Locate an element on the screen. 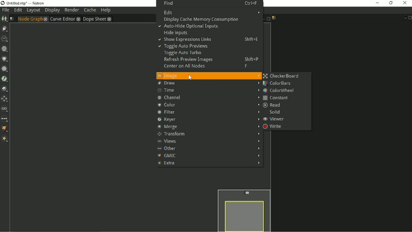  Edit is located at coordinates (211, 12).